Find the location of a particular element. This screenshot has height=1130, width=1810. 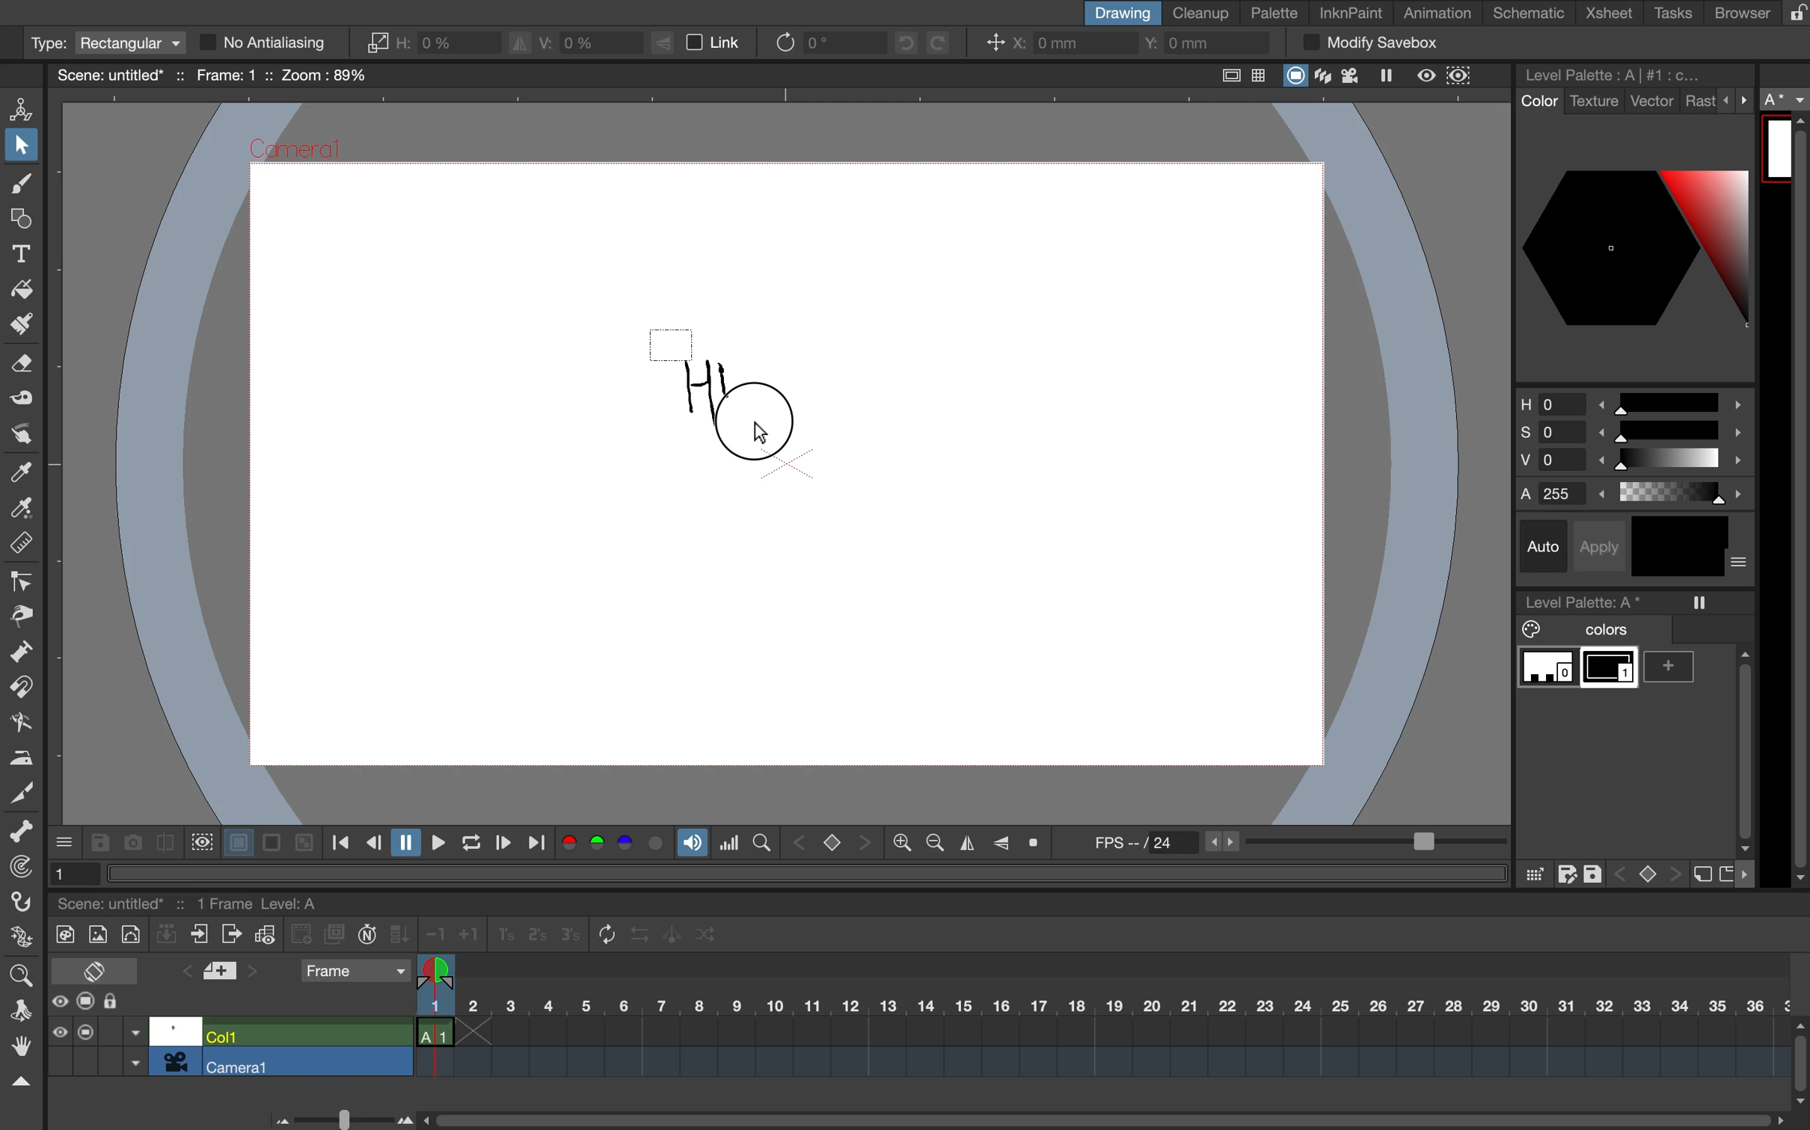

zoom out is located at coordinates (901, 845).